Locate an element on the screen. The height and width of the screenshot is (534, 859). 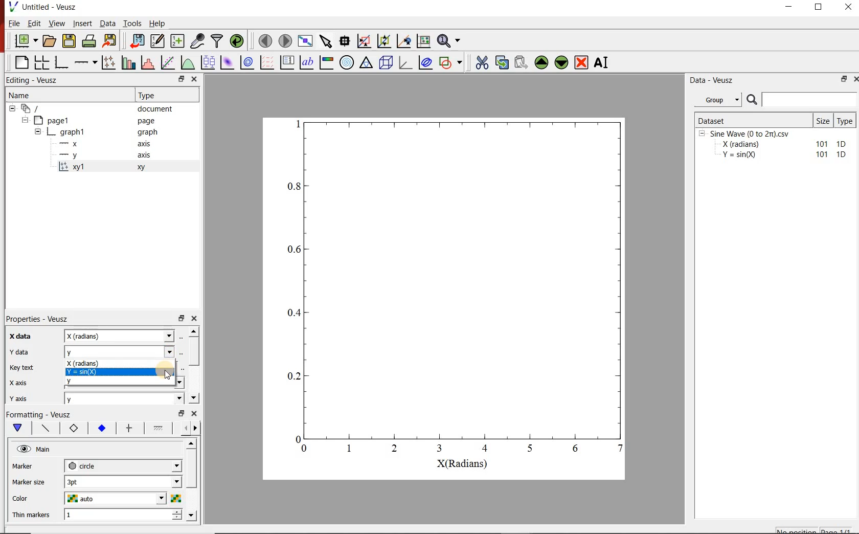
Size is located at coordinates (824, 120).